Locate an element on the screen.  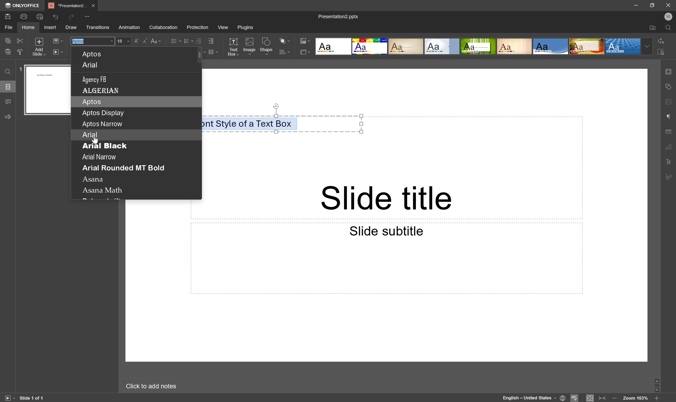
File is located at coordinates (9, 27).